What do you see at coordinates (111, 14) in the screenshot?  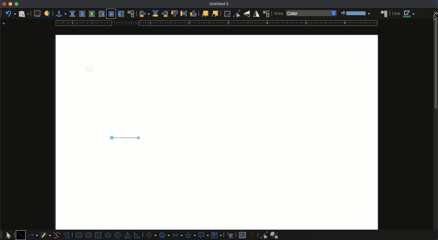 I see `through ` at bounding box center [111, 14].